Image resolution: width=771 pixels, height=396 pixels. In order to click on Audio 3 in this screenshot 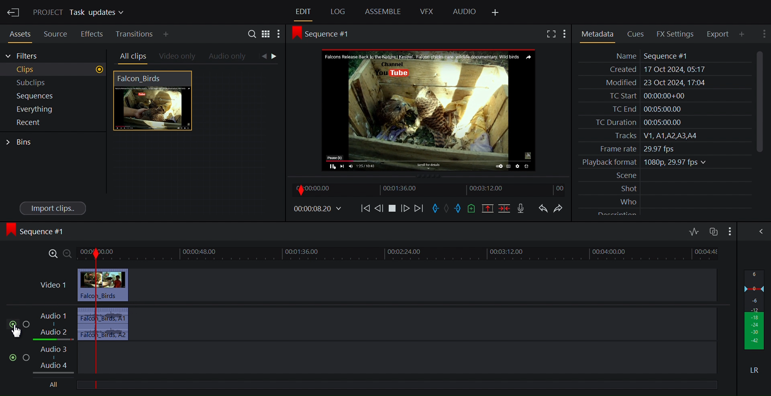, I will do `click(54, 352)`.